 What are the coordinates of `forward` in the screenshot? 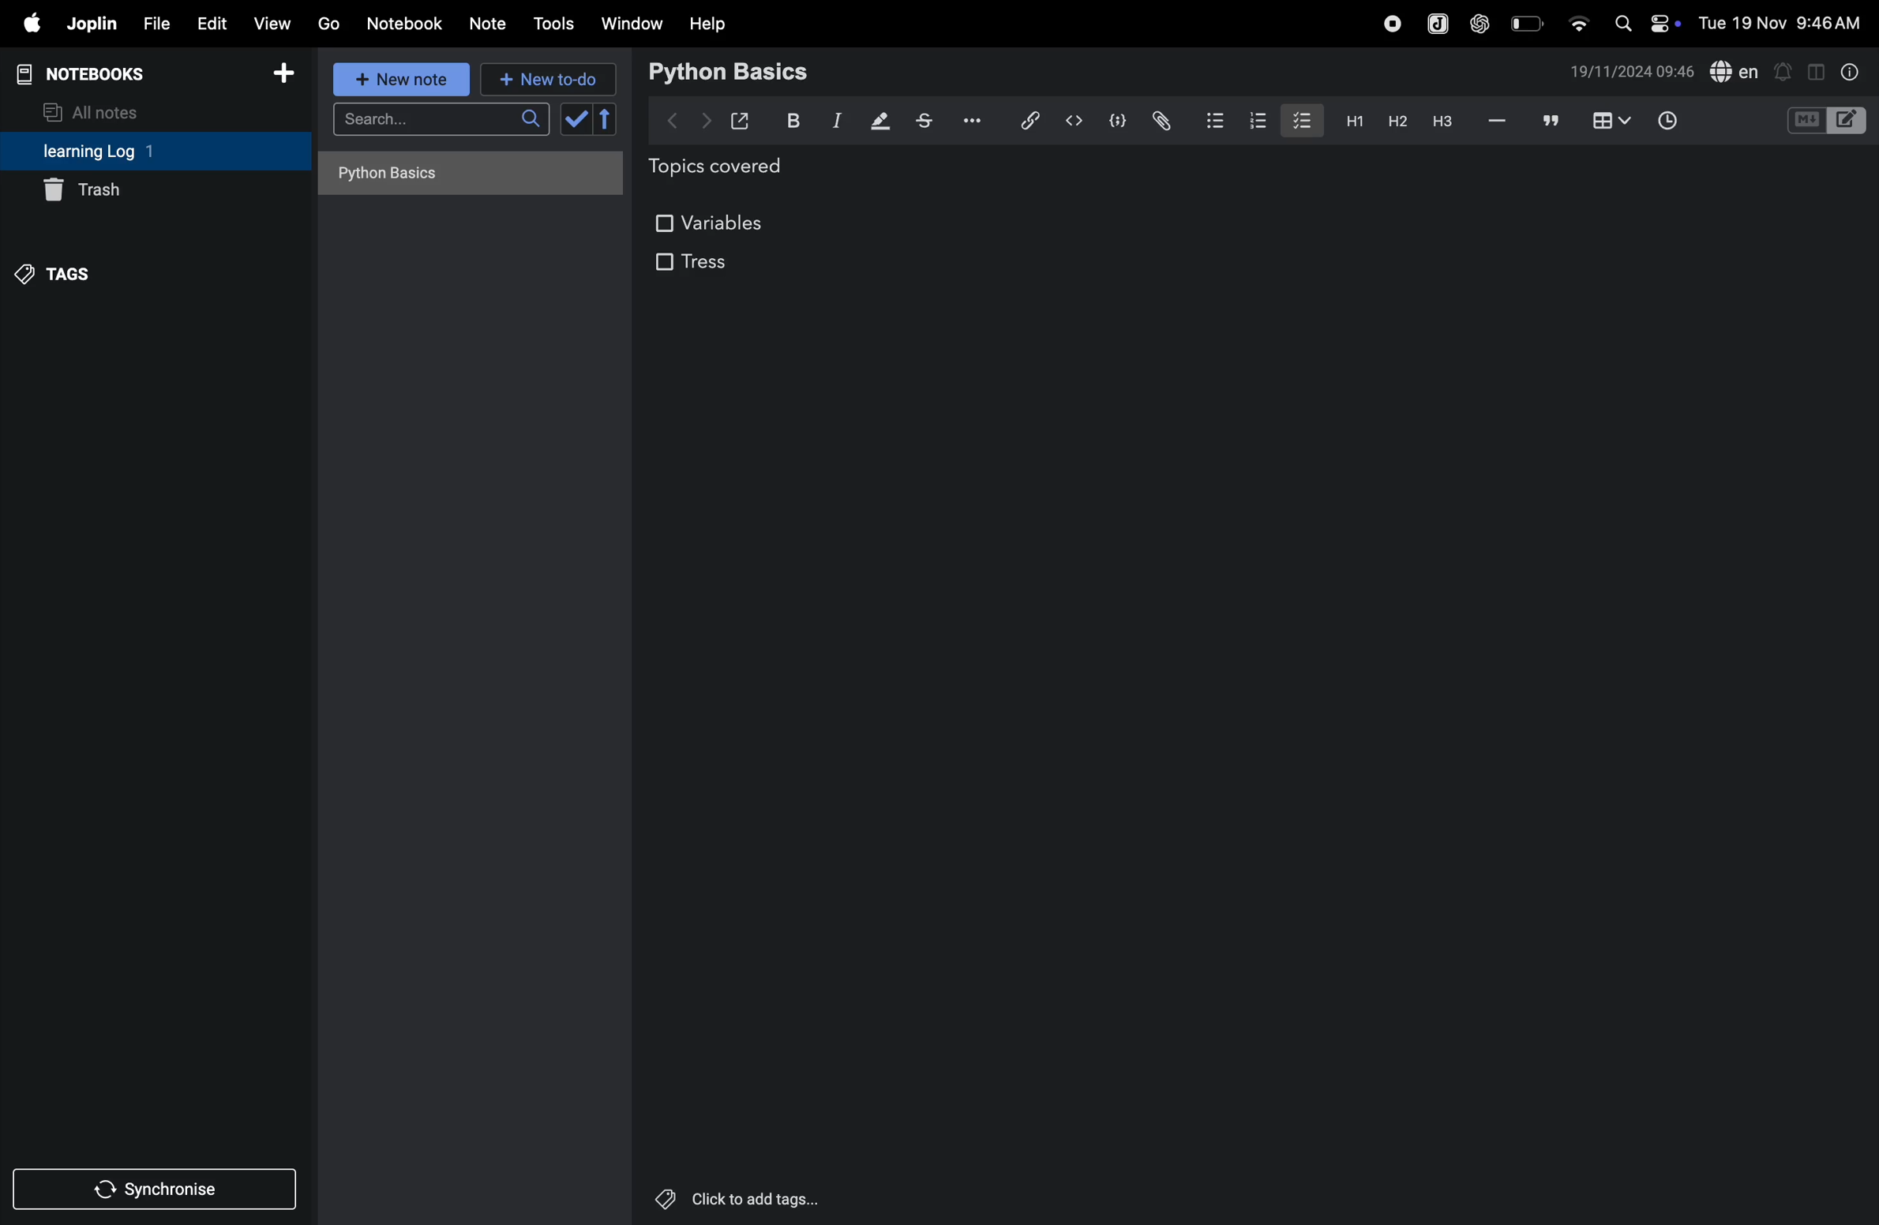 It's located at (706, 121).